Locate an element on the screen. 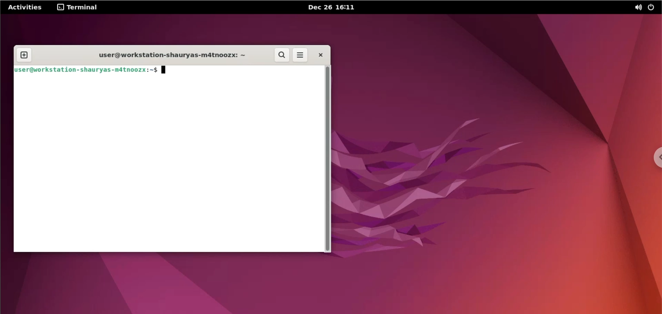 The image size is (662, 314). Activities is located at coordinates (26, 7).